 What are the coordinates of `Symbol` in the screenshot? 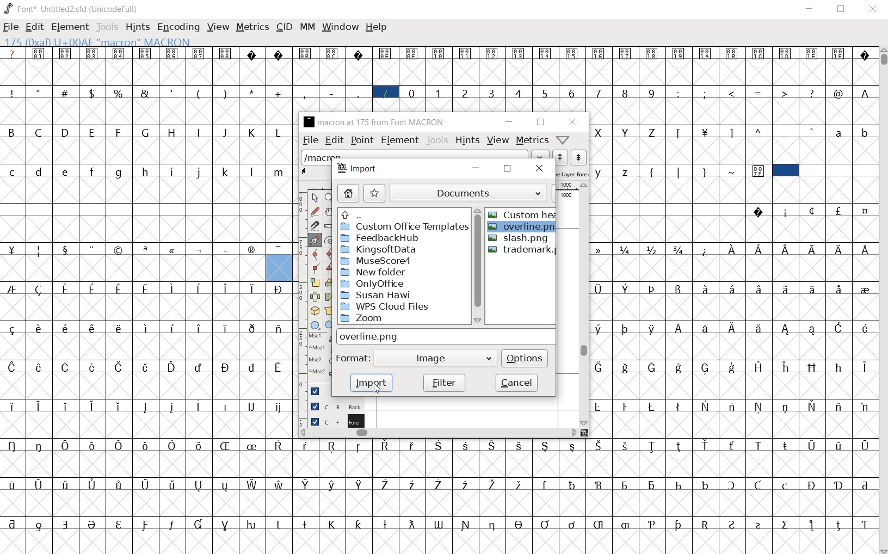 It's located at (67, 484).